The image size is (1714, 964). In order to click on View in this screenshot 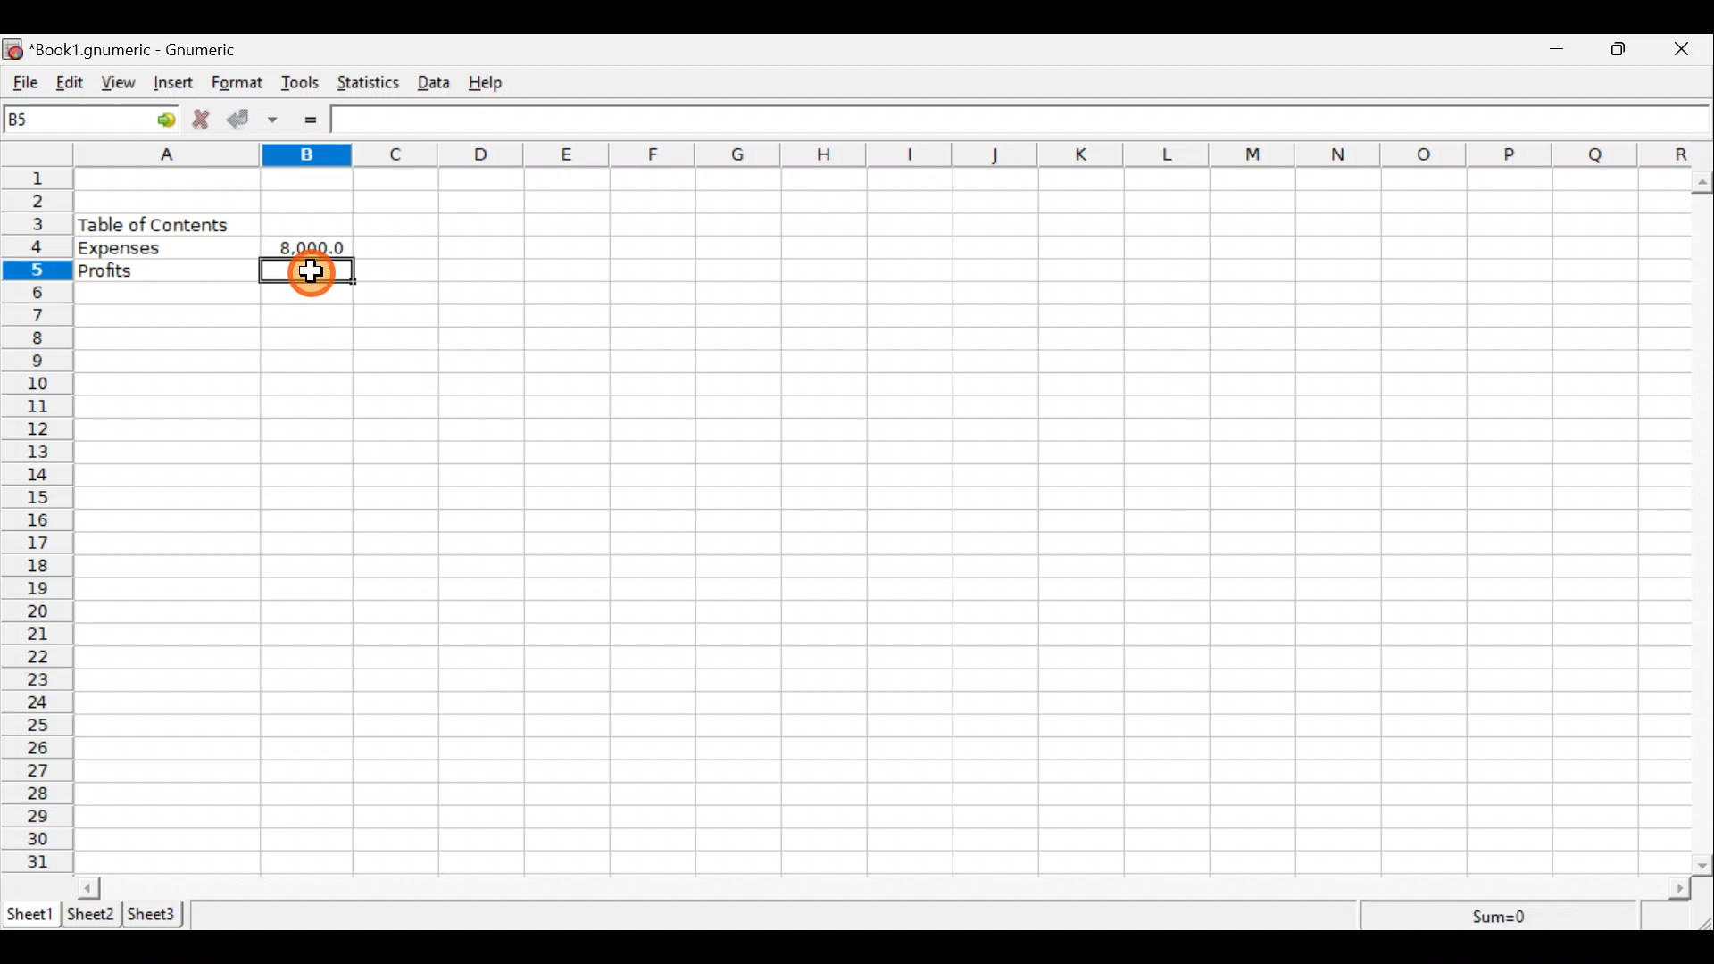, I will do `click(122, 84)`.